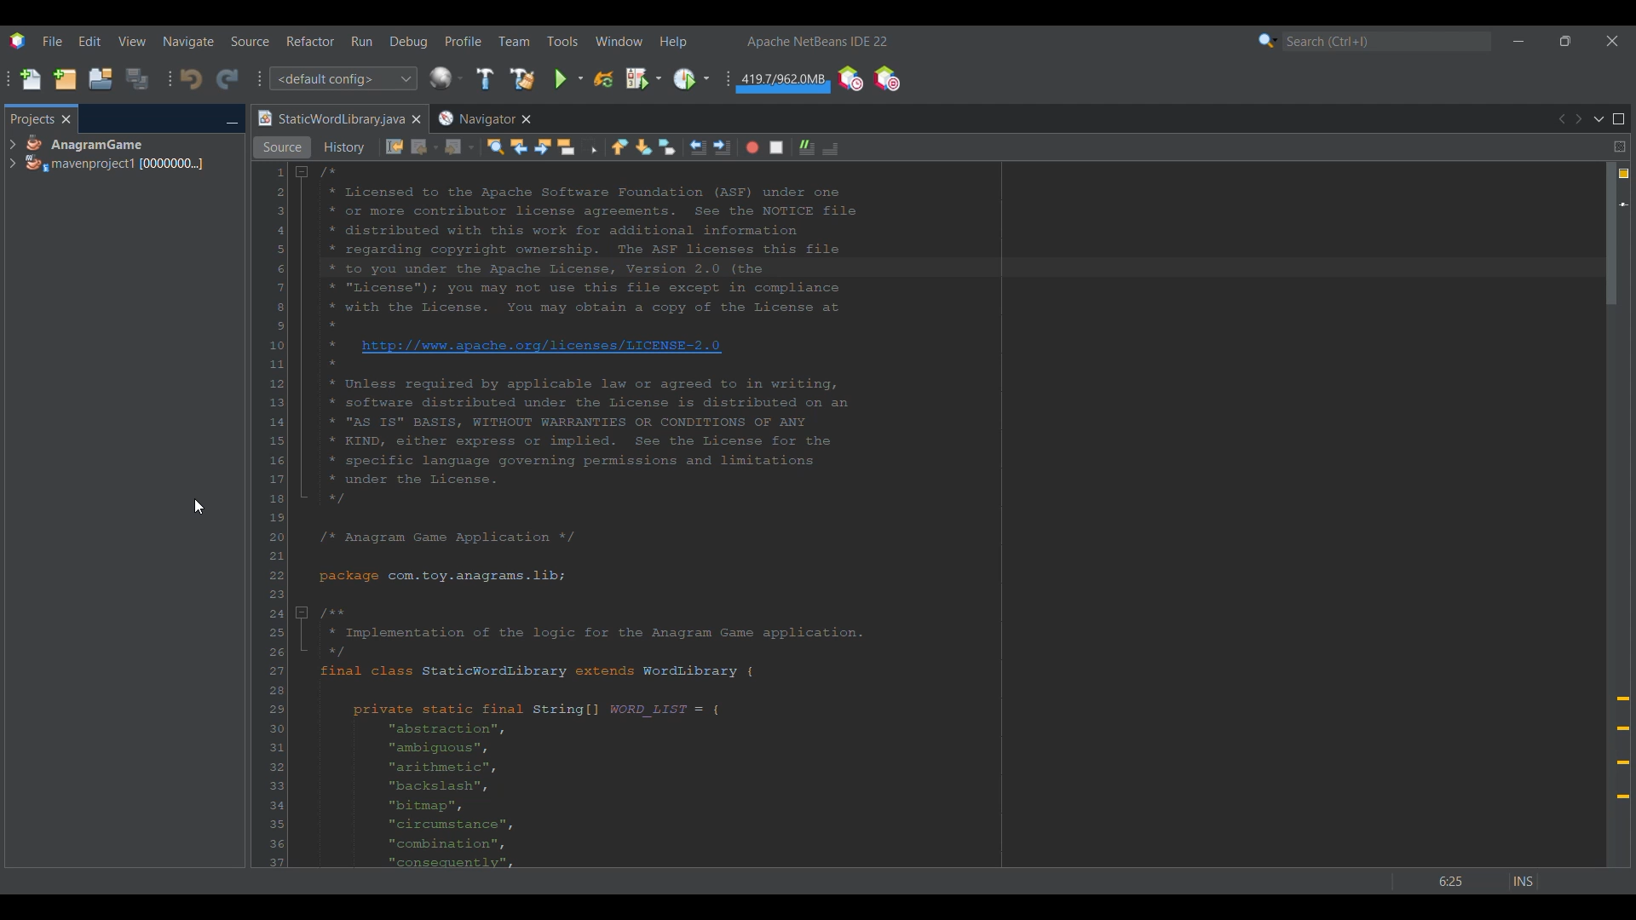  Describe the element at coordinates (783, 80) in the screenshot. I see `Garbage collection amount` at that location.